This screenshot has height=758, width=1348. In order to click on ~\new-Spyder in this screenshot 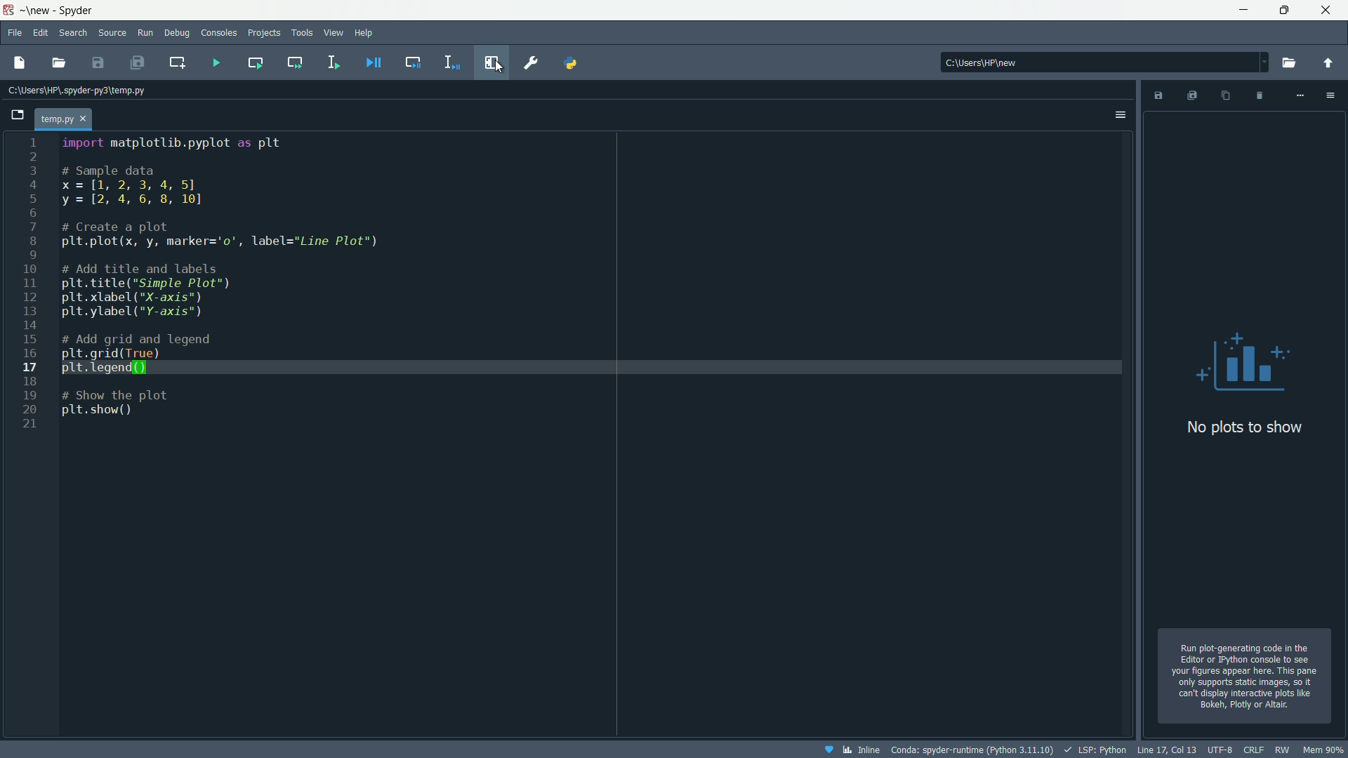, I will do `click(61, 11)`.